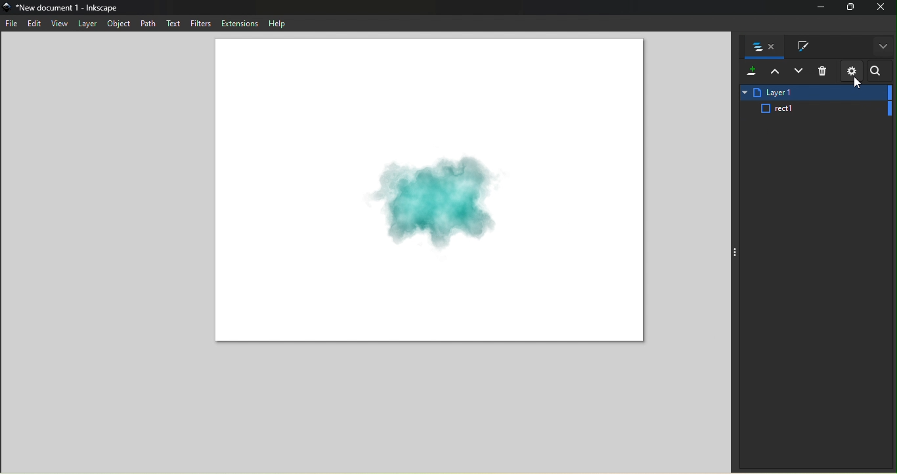 The width and height of the screenshot is (897, 474). I want to click on Delete selected item, so click(823, 72).